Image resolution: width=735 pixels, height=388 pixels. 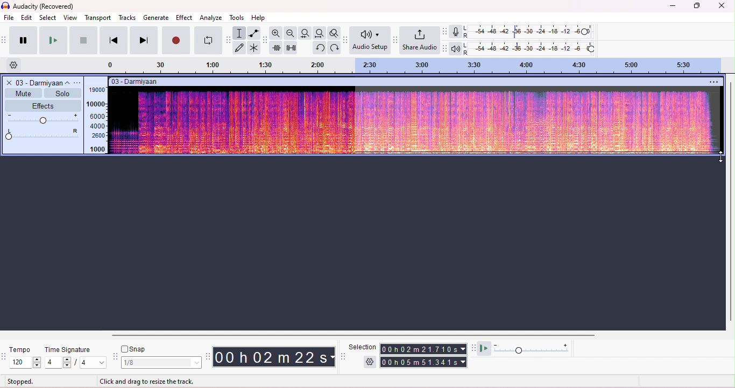 What do you see at coordinates (371, 361) in the screenshot?
I see `selection options` at bounding box center [371, 361].